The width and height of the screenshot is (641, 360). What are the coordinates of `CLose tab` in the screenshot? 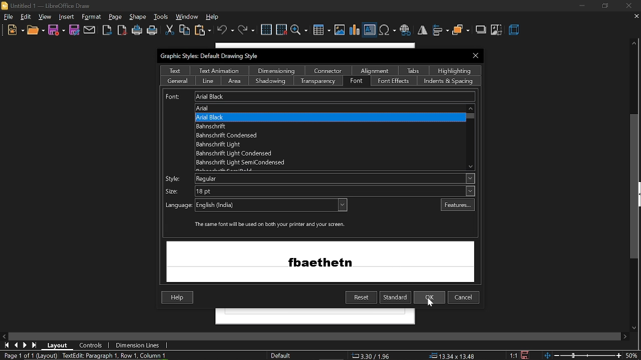 It's located at (636, 16).